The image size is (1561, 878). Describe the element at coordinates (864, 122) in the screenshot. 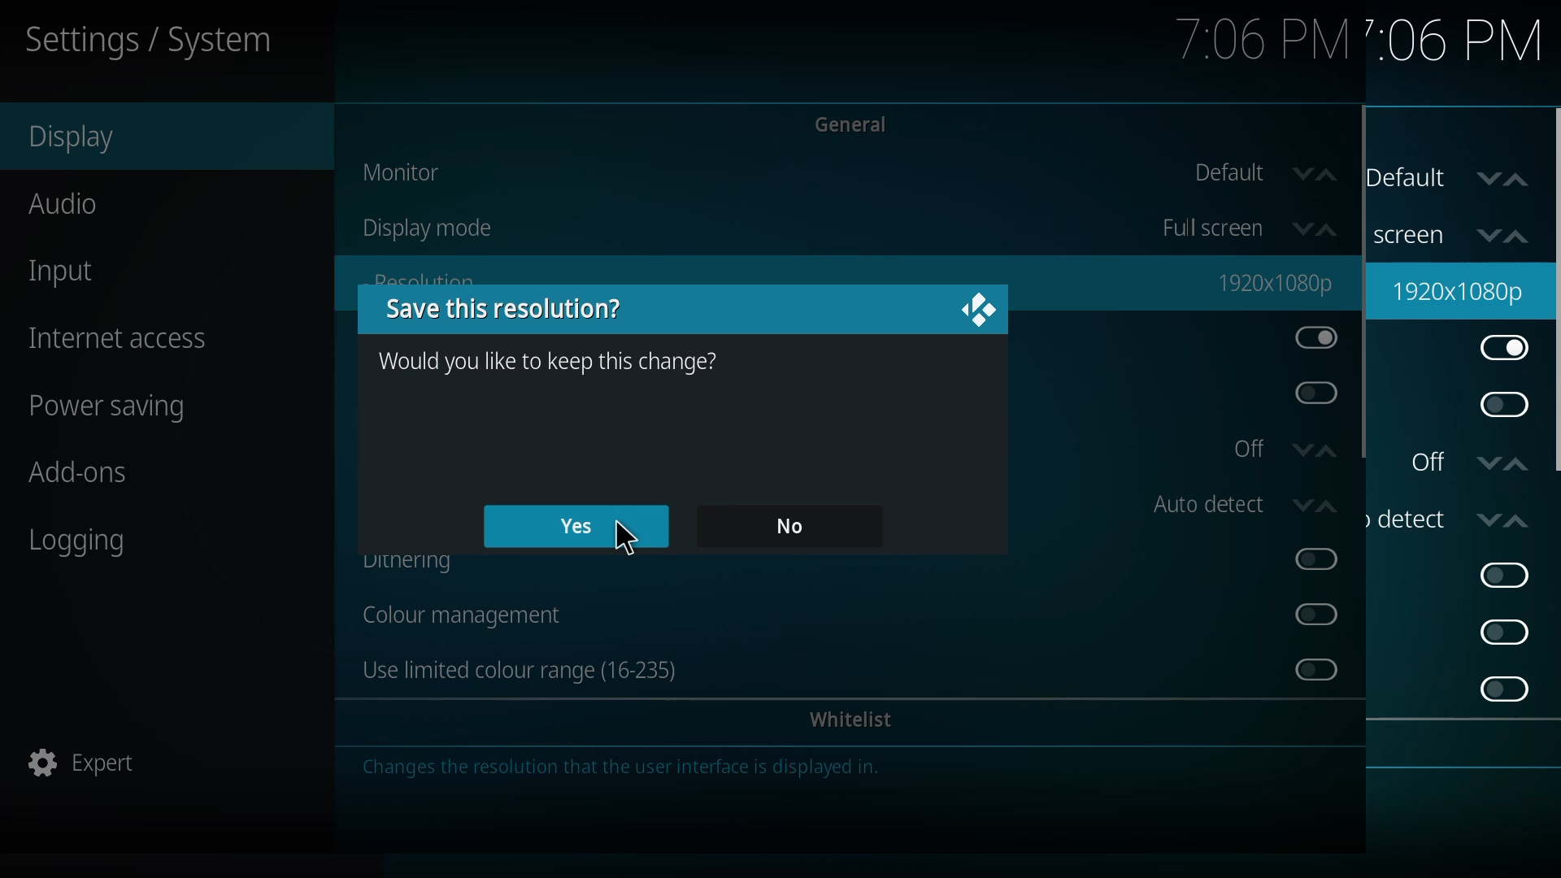

I see `general` at that location.